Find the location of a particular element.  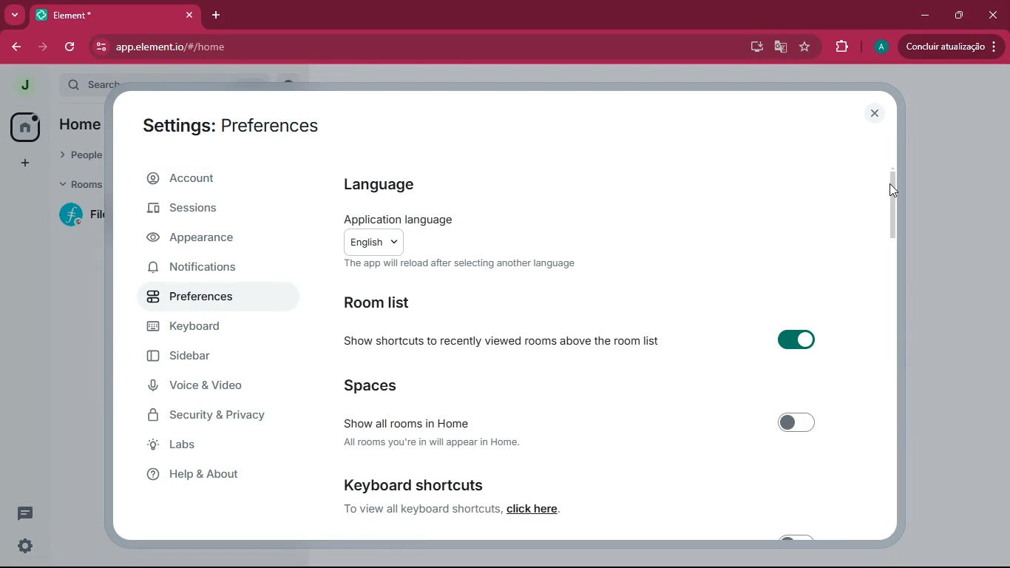

search is located at coordinates (96, 82).